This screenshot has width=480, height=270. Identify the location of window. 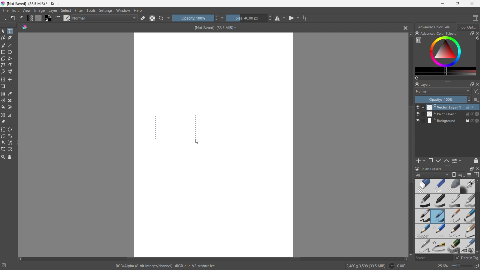
(123, 10).